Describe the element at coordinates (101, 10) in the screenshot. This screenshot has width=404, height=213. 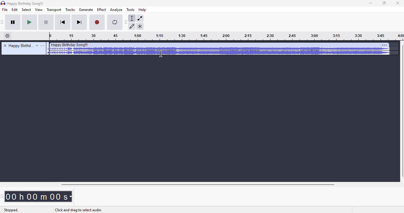
I see `effect` at that location.